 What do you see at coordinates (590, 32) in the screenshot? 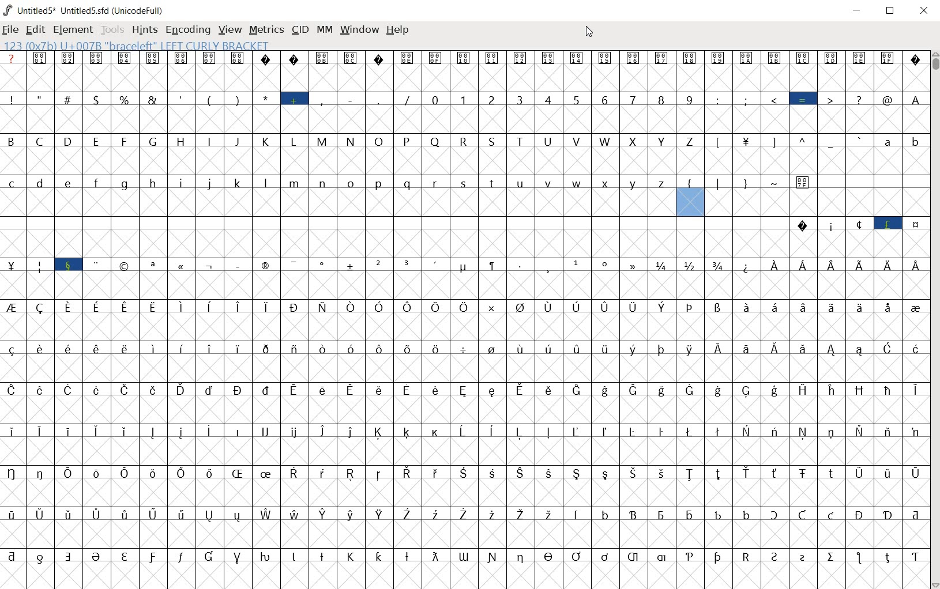
I see `cursor` at bounding box center [590, 32].